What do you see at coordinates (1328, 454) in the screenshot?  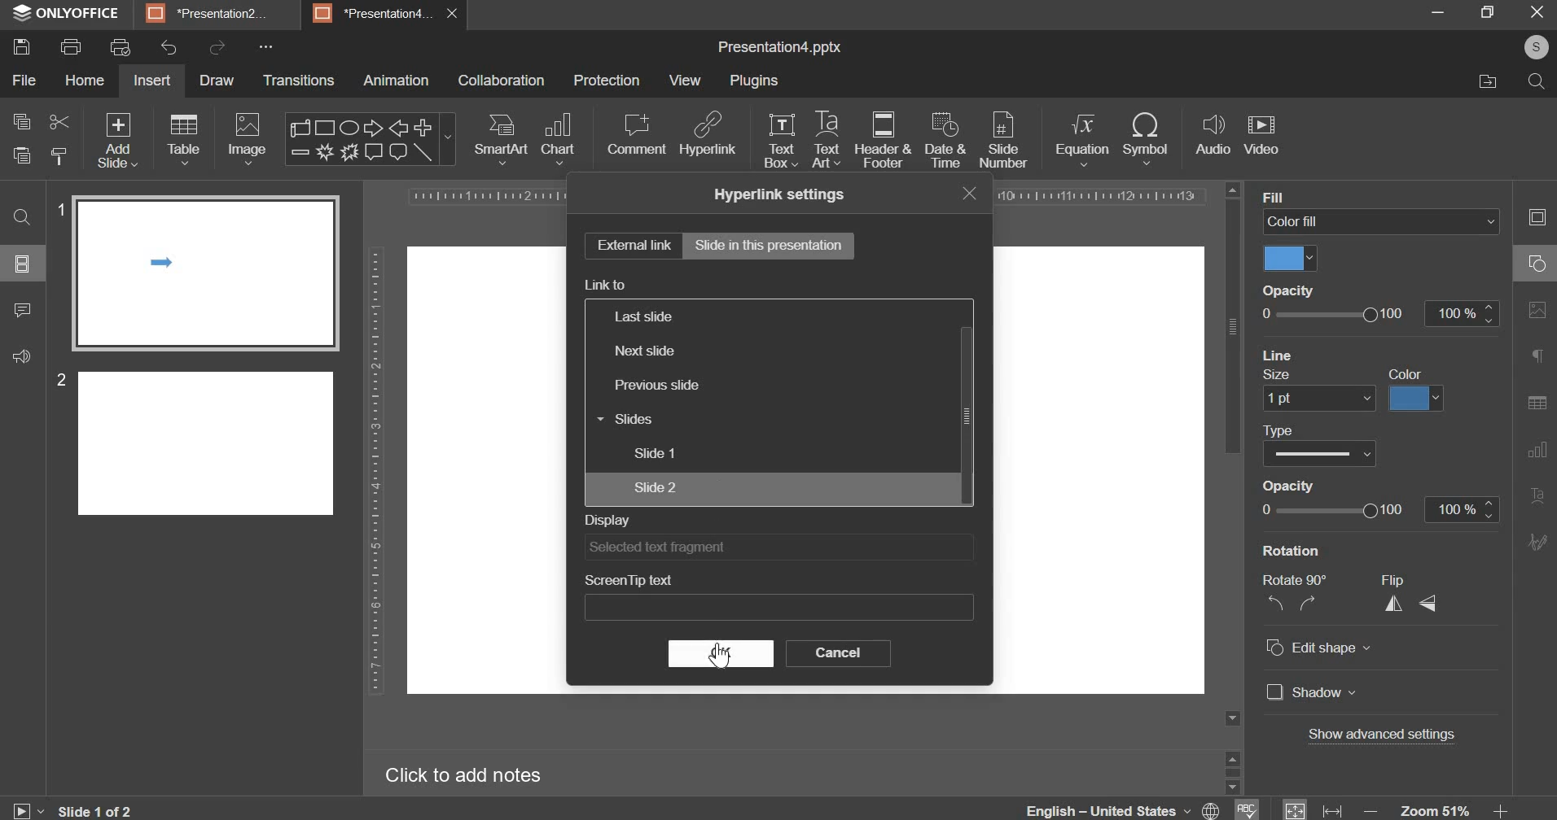 I see `CO Show Date and` at bounding box center [1328, 454].